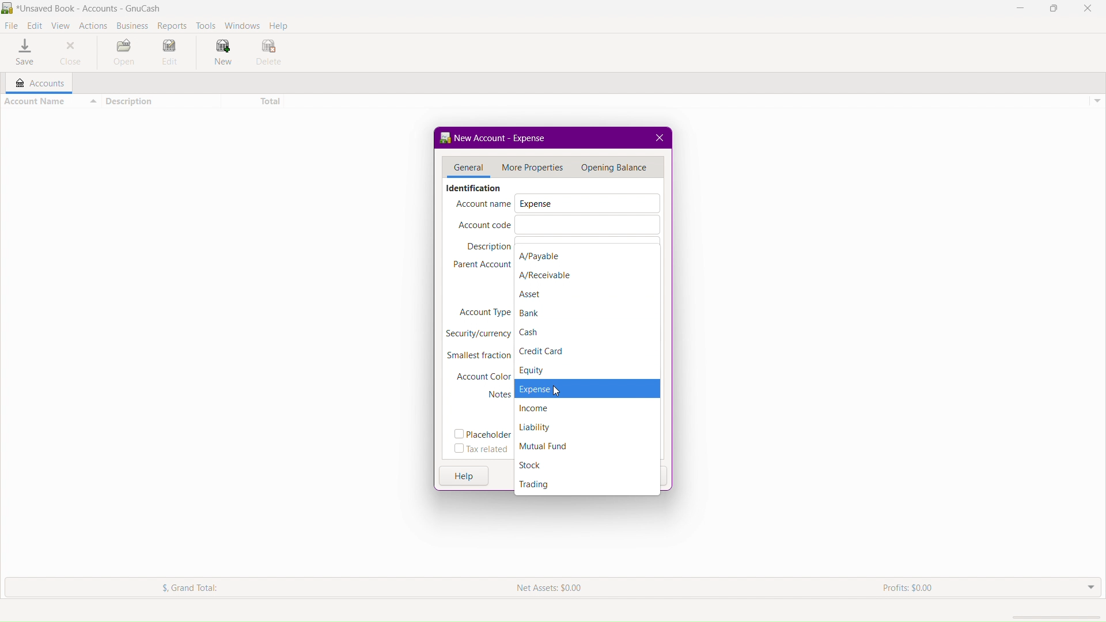 The height and width of the screenshot is (622, 1106). What do you see at coordinates (545, 446) in the screenshot?
I see `Mutual Fund` at bounding box center [545, 446].